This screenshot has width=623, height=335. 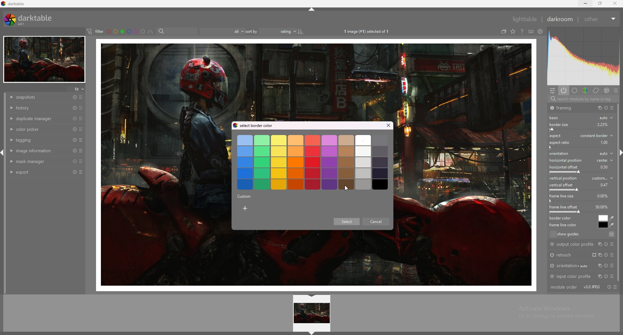 What do you see at coordinates (81, 97) in the screenshot?
I see `presets` at bounding box center [81, 97].